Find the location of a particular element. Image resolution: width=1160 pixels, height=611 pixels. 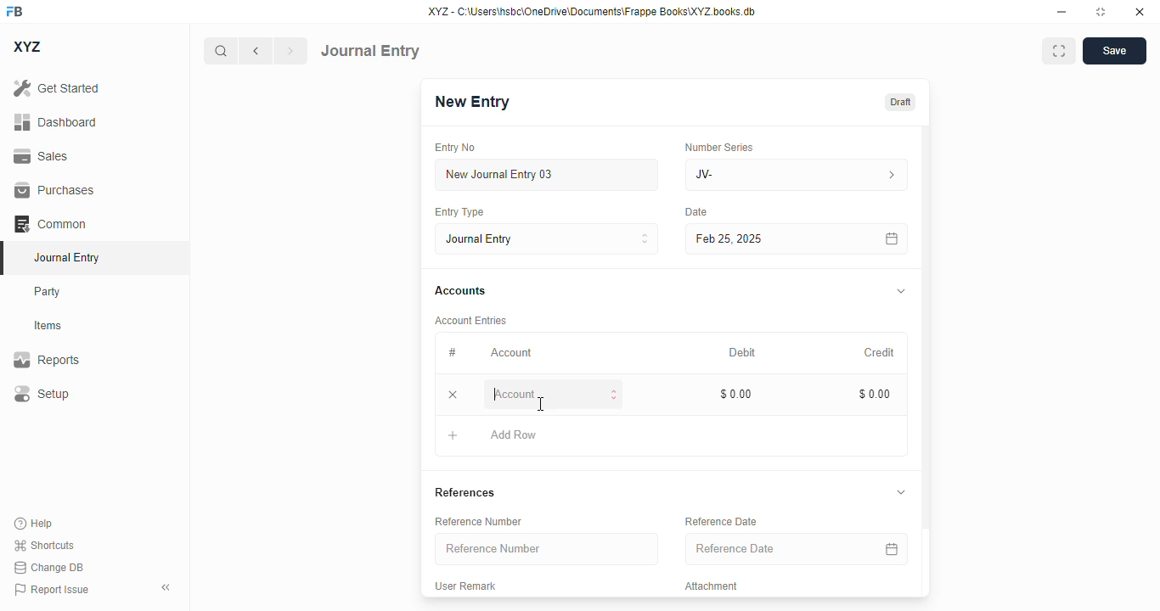

references is located at coordinates (465, 492).